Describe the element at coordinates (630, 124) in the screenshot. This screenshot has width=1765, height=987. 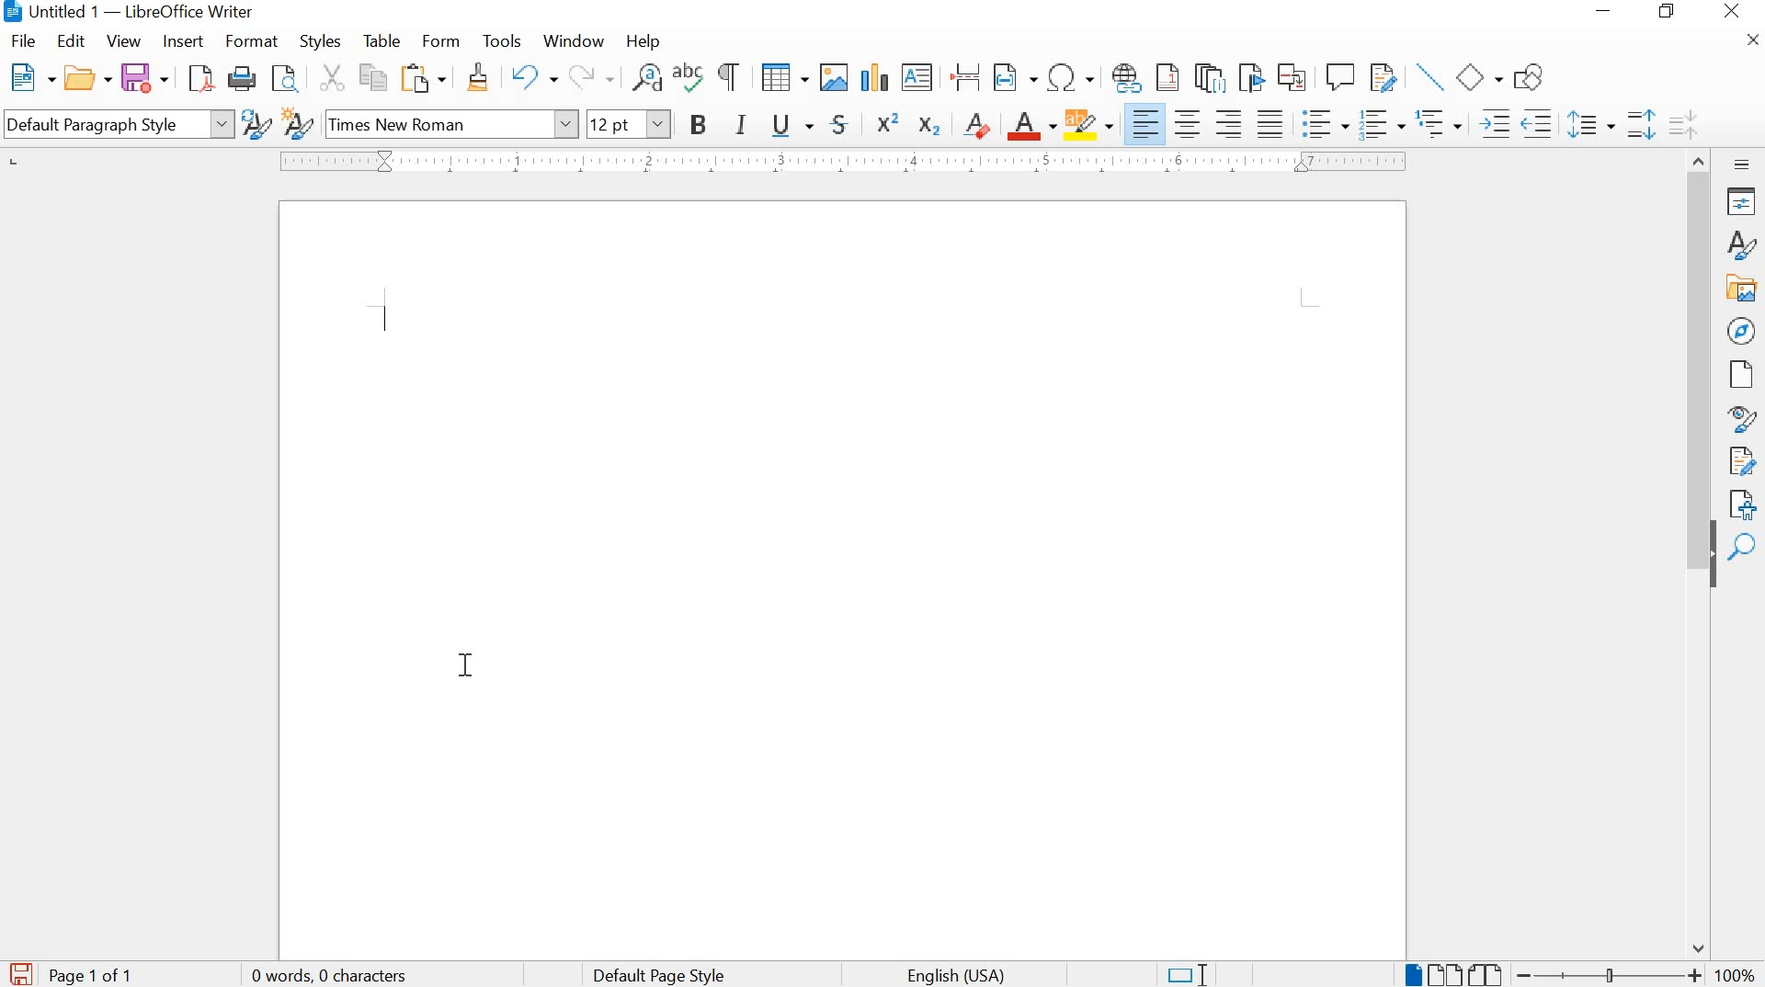
I see `FONT SIZE` at that location.